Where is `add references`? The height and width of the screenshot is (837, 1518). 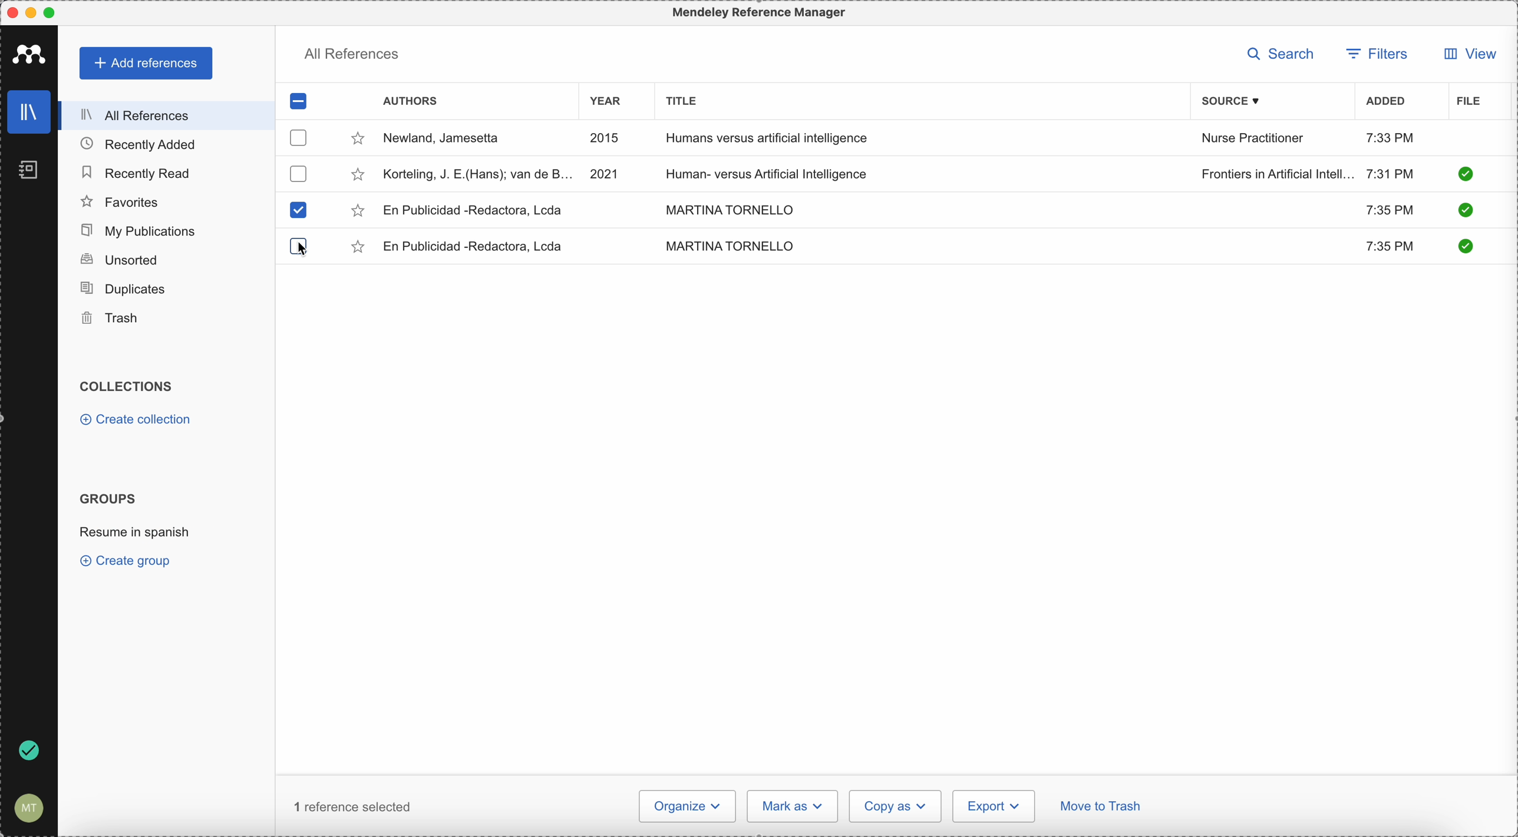 add references is located at coordinates (147, 64).